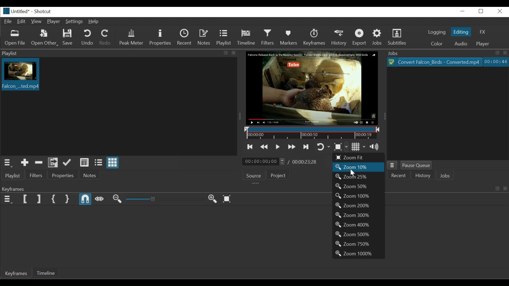 The height and width of the screenshot is (286, 509). I want to click on History, so click(340, 38).